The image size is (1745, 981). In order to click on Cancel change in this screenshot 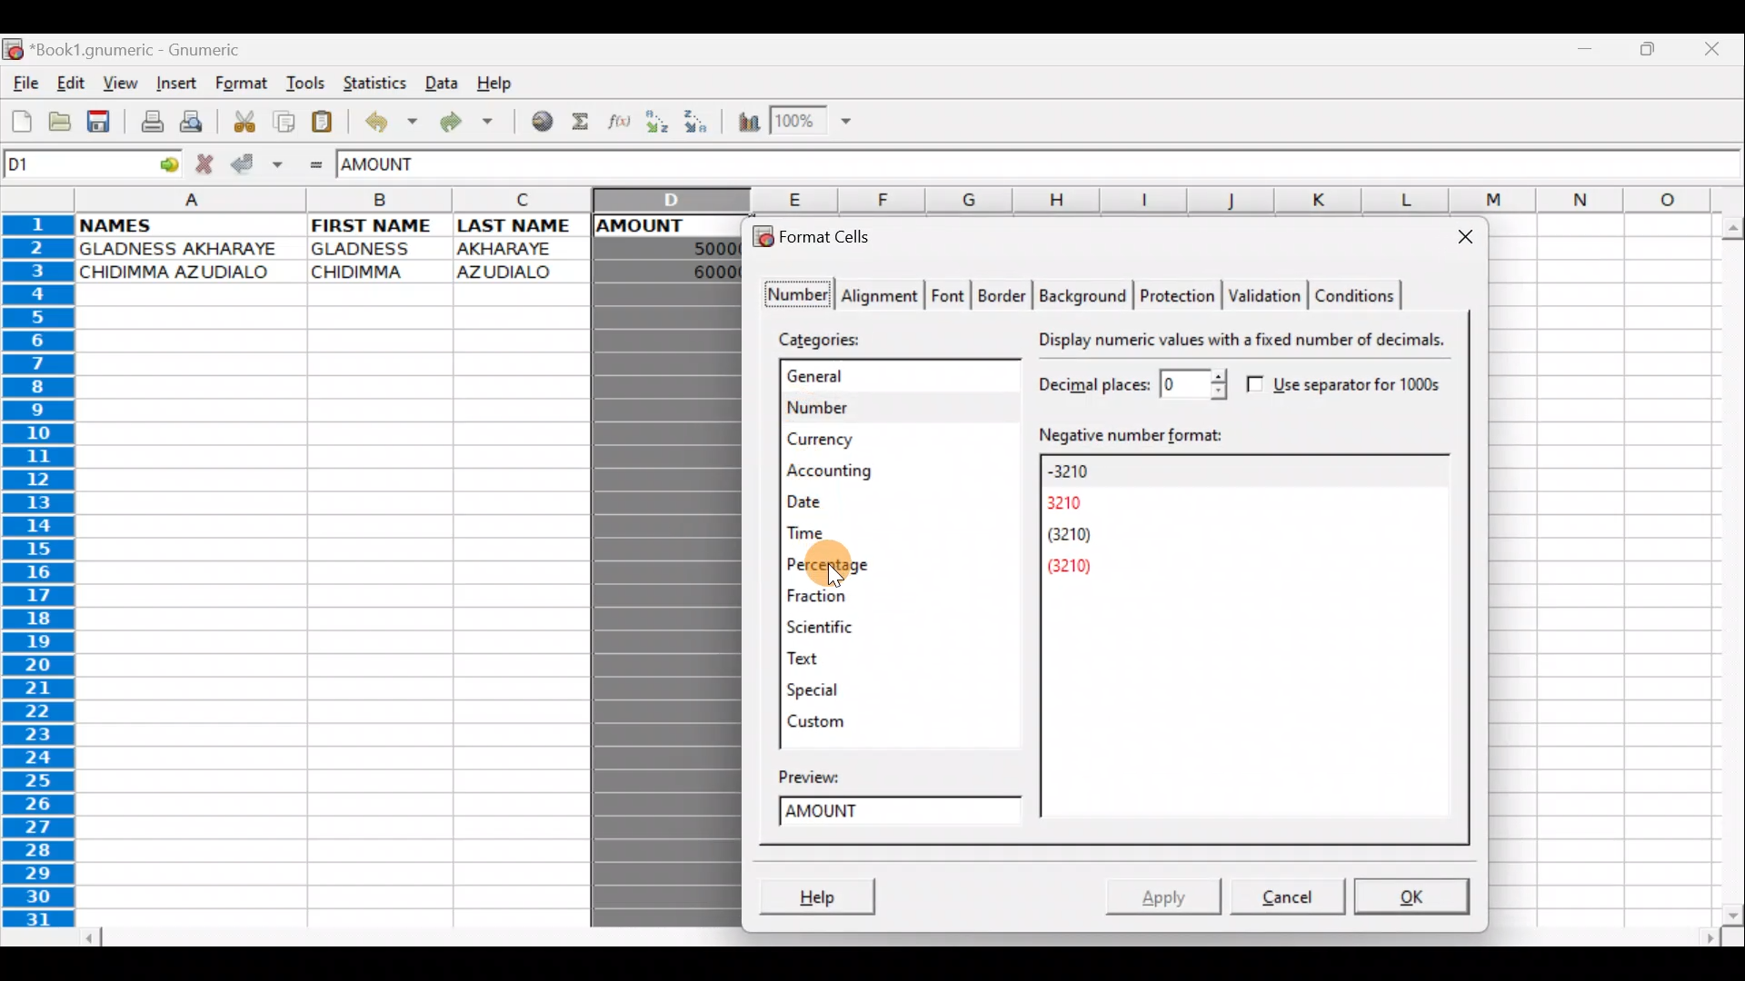, I will do `click(207, 163)`.